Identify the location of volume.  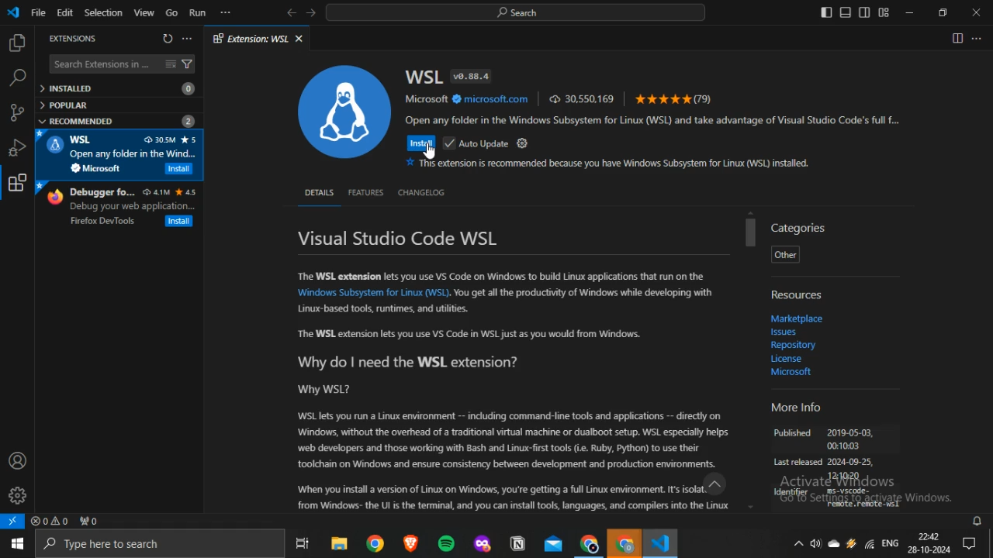
(815, 543).